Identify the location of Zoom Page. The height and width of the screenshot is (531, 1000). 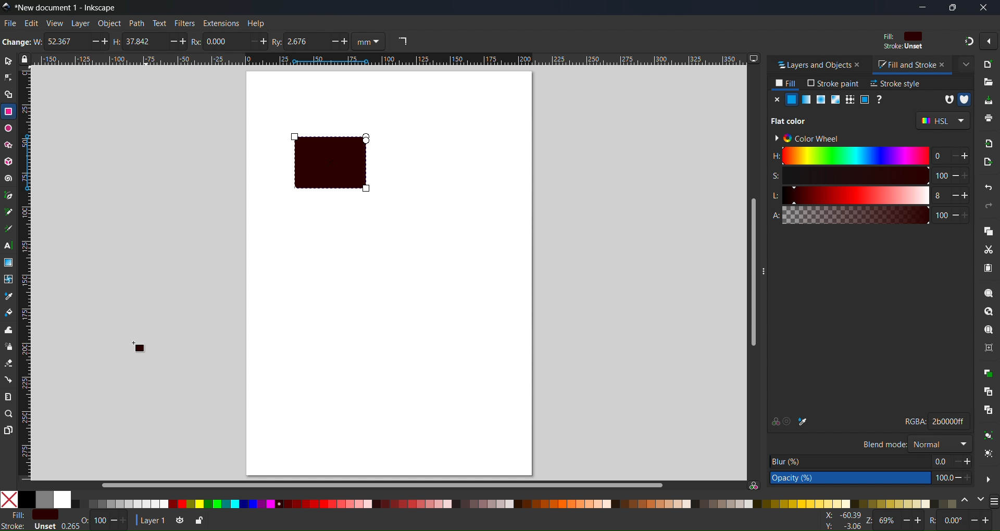
(988, 330).